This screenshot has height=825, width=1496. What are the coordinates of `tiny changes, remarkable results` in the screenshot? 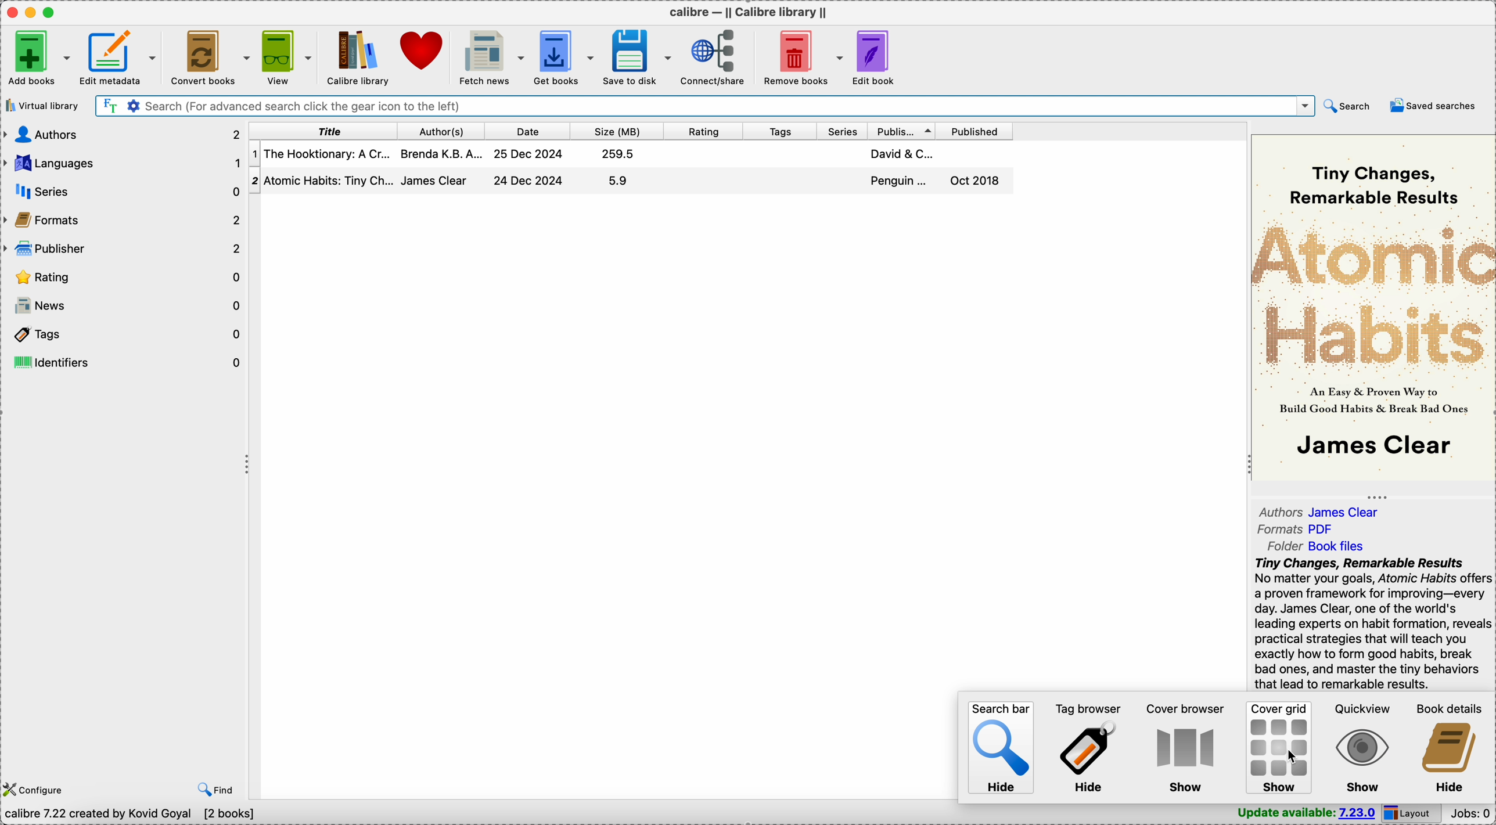 It's located at (1373, 185).